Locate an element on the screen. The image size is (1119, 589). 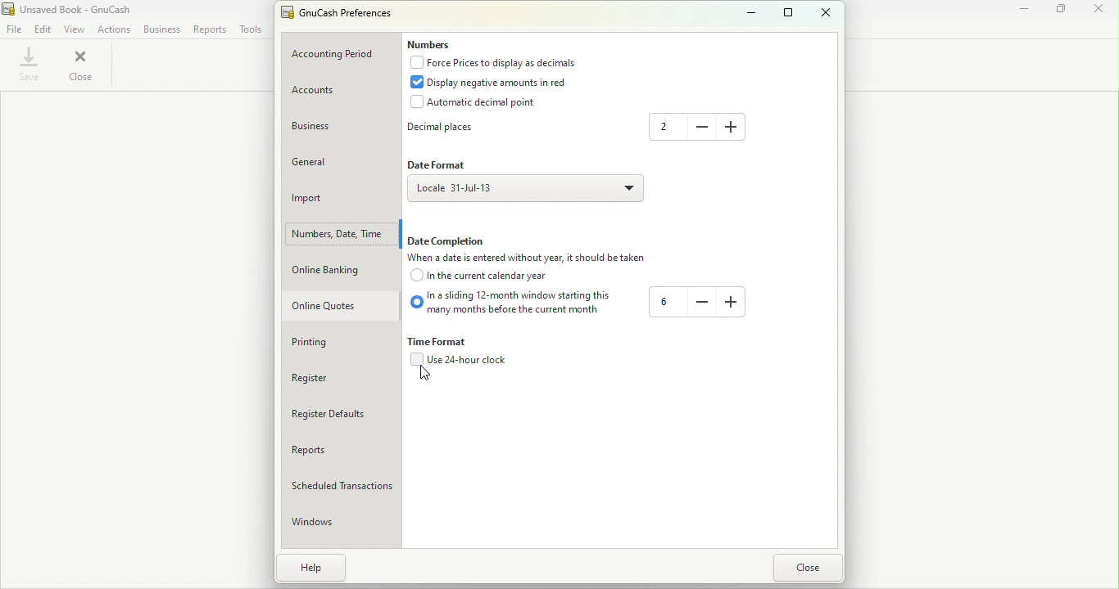
Account is located at coordinates (342, 91).